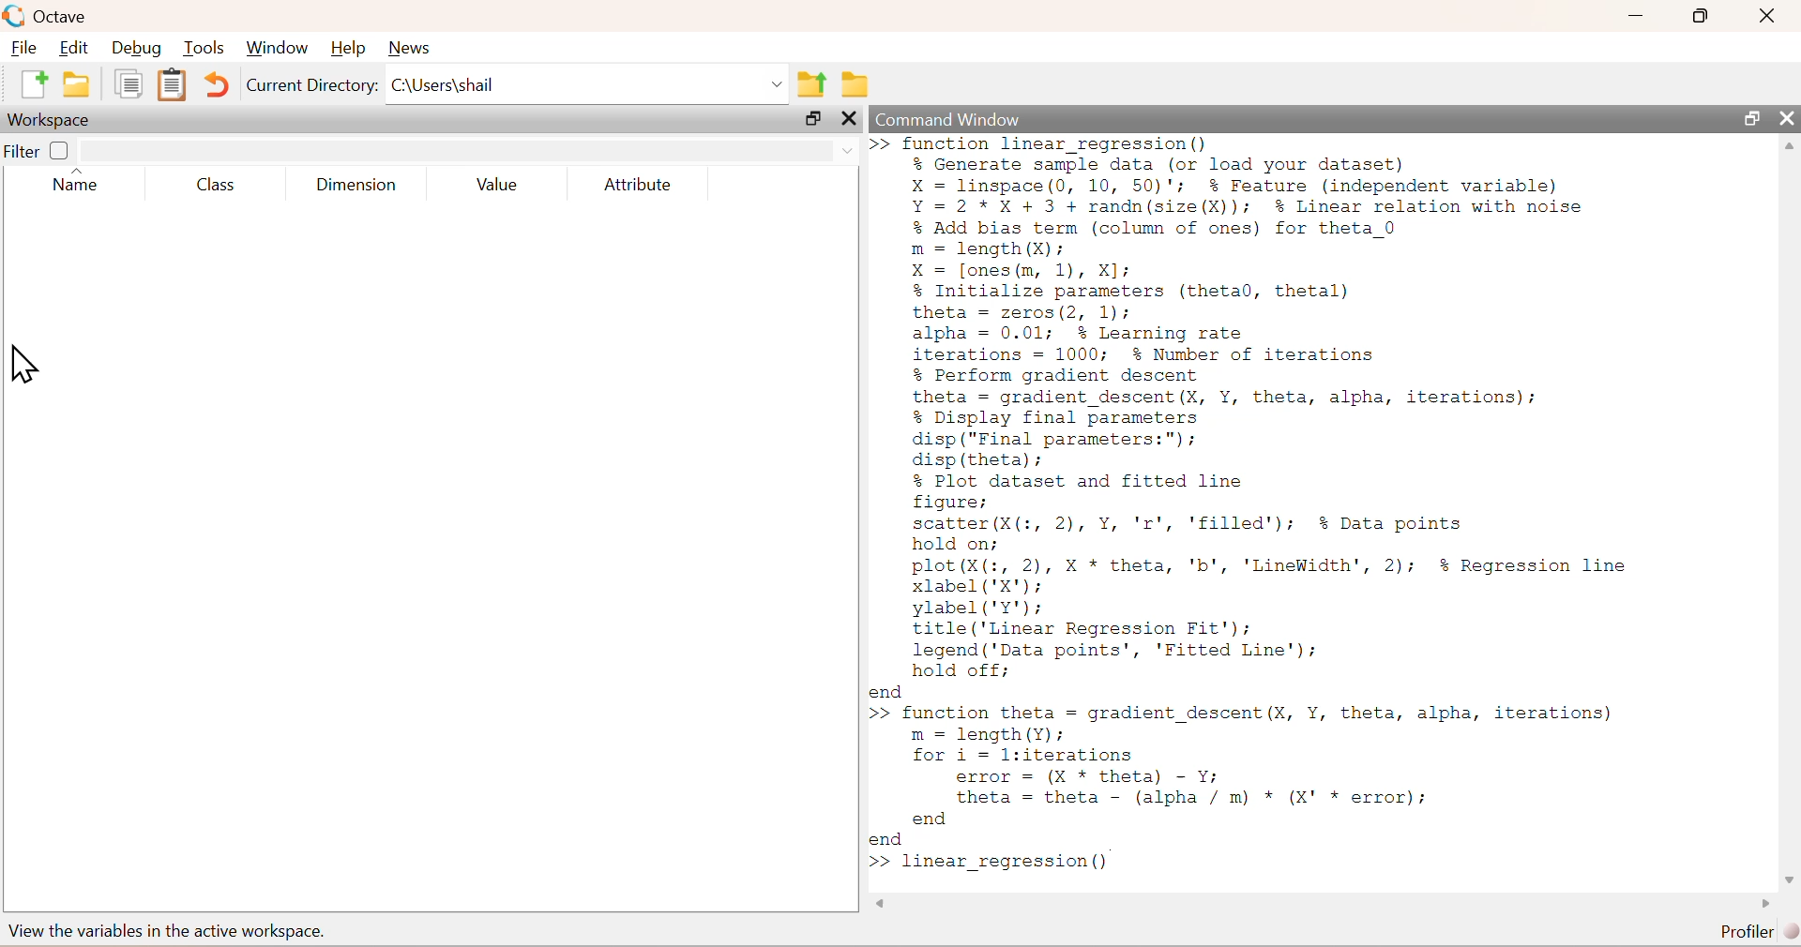 Image resolution: width=1801 pixels, height=947 pixels. Describe the element at coordinates (24, 48) in the screenshot. I see `File` at that location.